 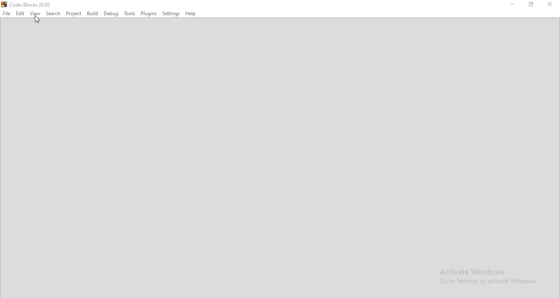 I want to click on View , so click(x=34, y=14).